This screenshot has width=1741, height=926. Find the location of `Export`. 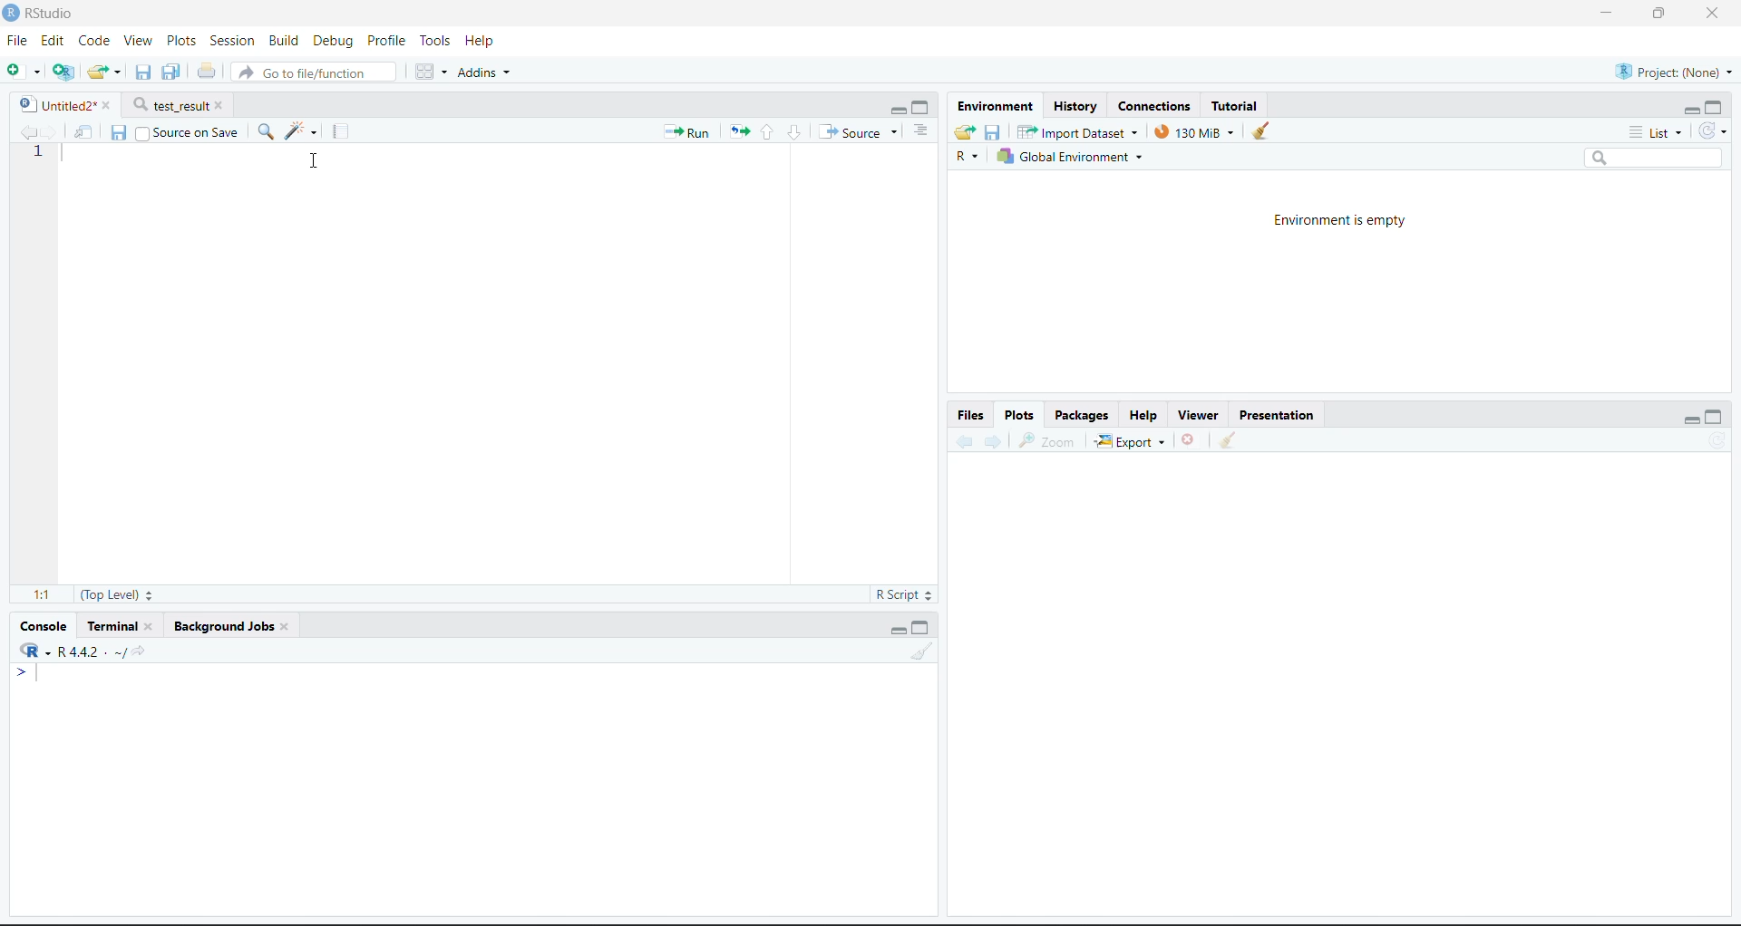

Export is located at coordinates (1133, 439).